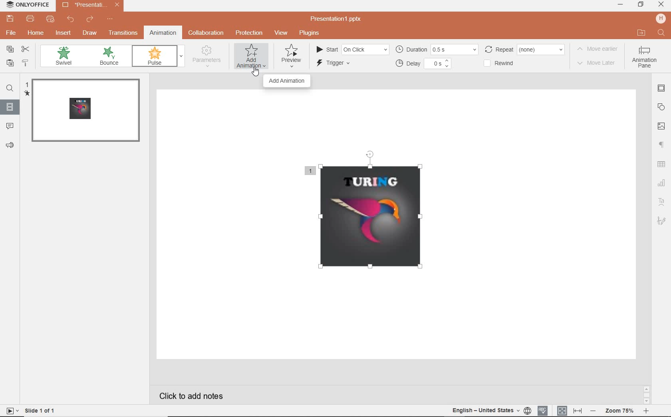  What do you see at coordinates (50, 19) in the screenshot?
I see `quick print` at bounding box center [50, 19].